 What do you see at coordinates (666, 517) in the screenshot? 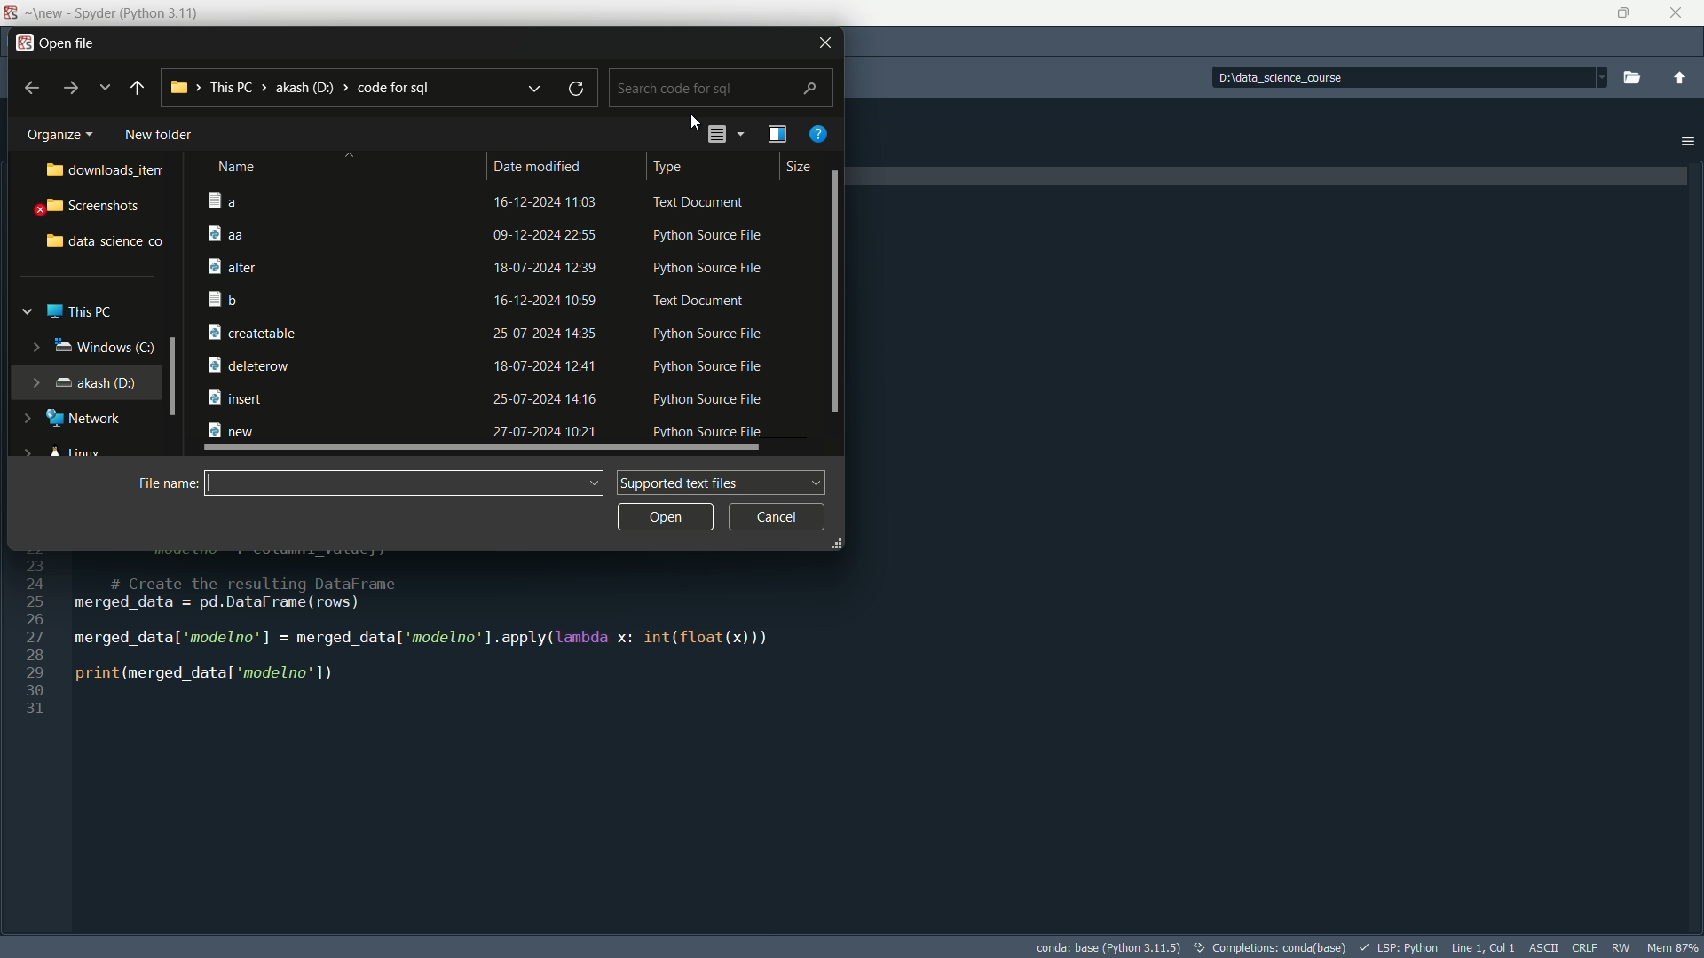
I see `open` at bounding box center [666, 517].